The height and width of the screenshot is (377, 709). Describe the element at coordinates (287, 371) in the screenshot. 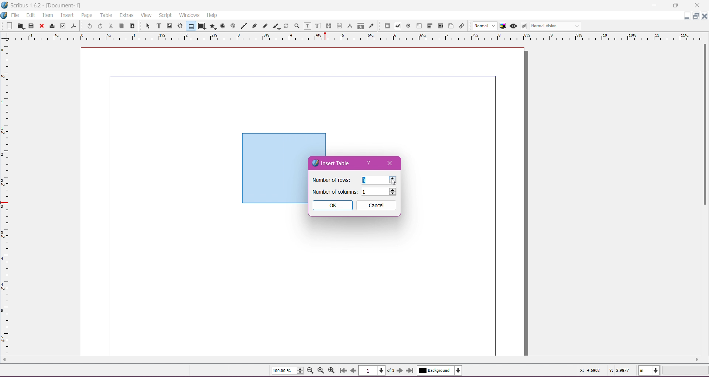

I see `100.00 %` at that location.